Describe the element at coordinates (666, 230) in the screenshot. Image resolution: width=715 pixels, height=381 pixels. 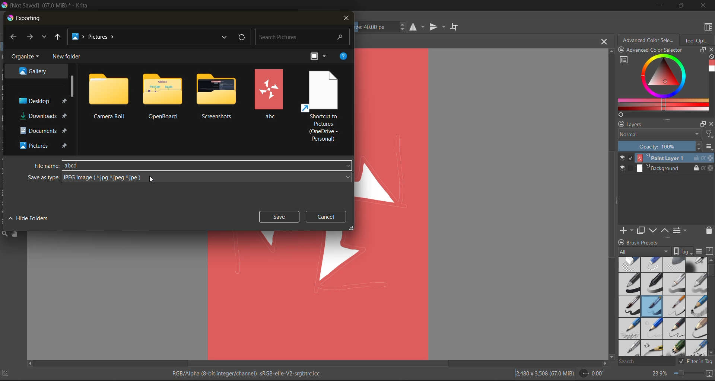
I see `mask up` at that location.